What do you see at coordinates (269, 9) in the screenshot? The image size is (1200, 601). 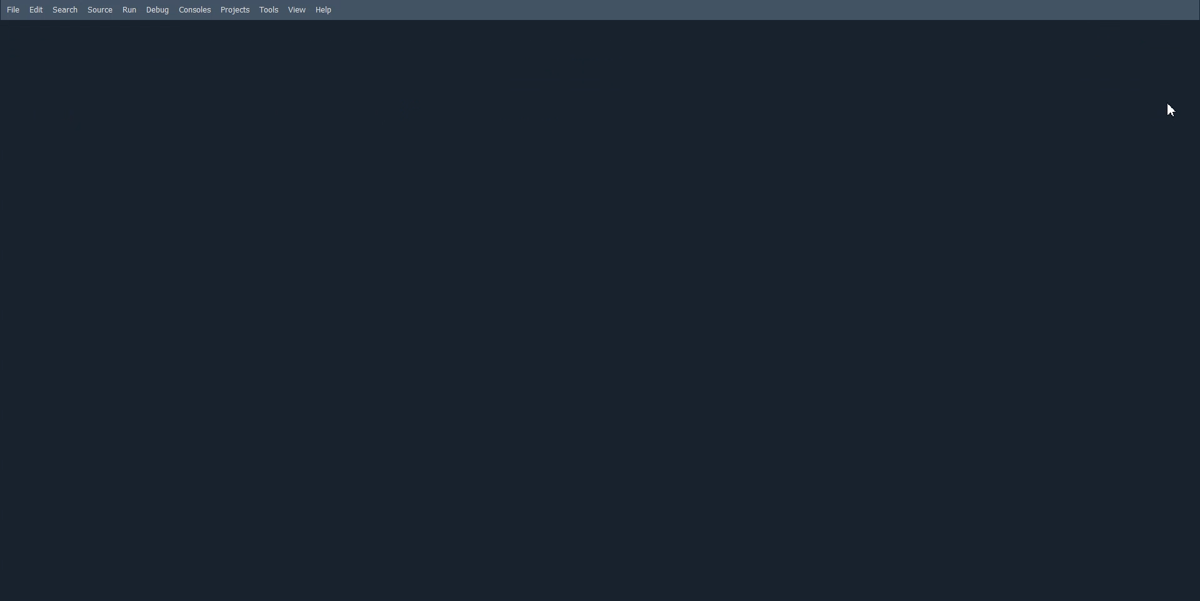 I see `Tools` at bounding box center [269, 9].